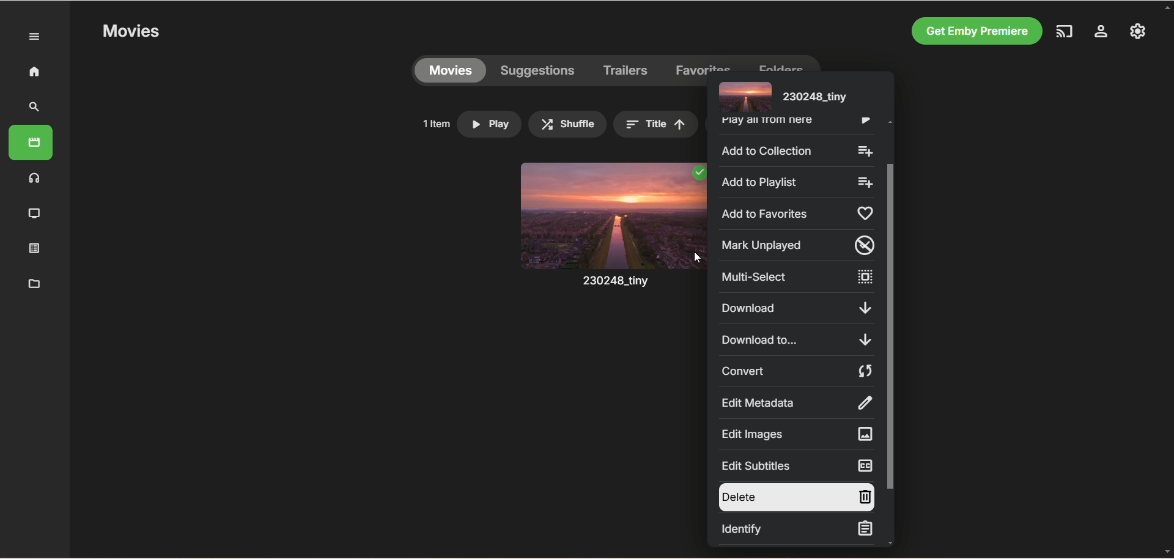 Image resolution: width=1174 pixels, height=559 pixels. What do you see at coordinates (794, 245) in the screenshot?
I see `mark unplayed` at bounding box center [794, 245].